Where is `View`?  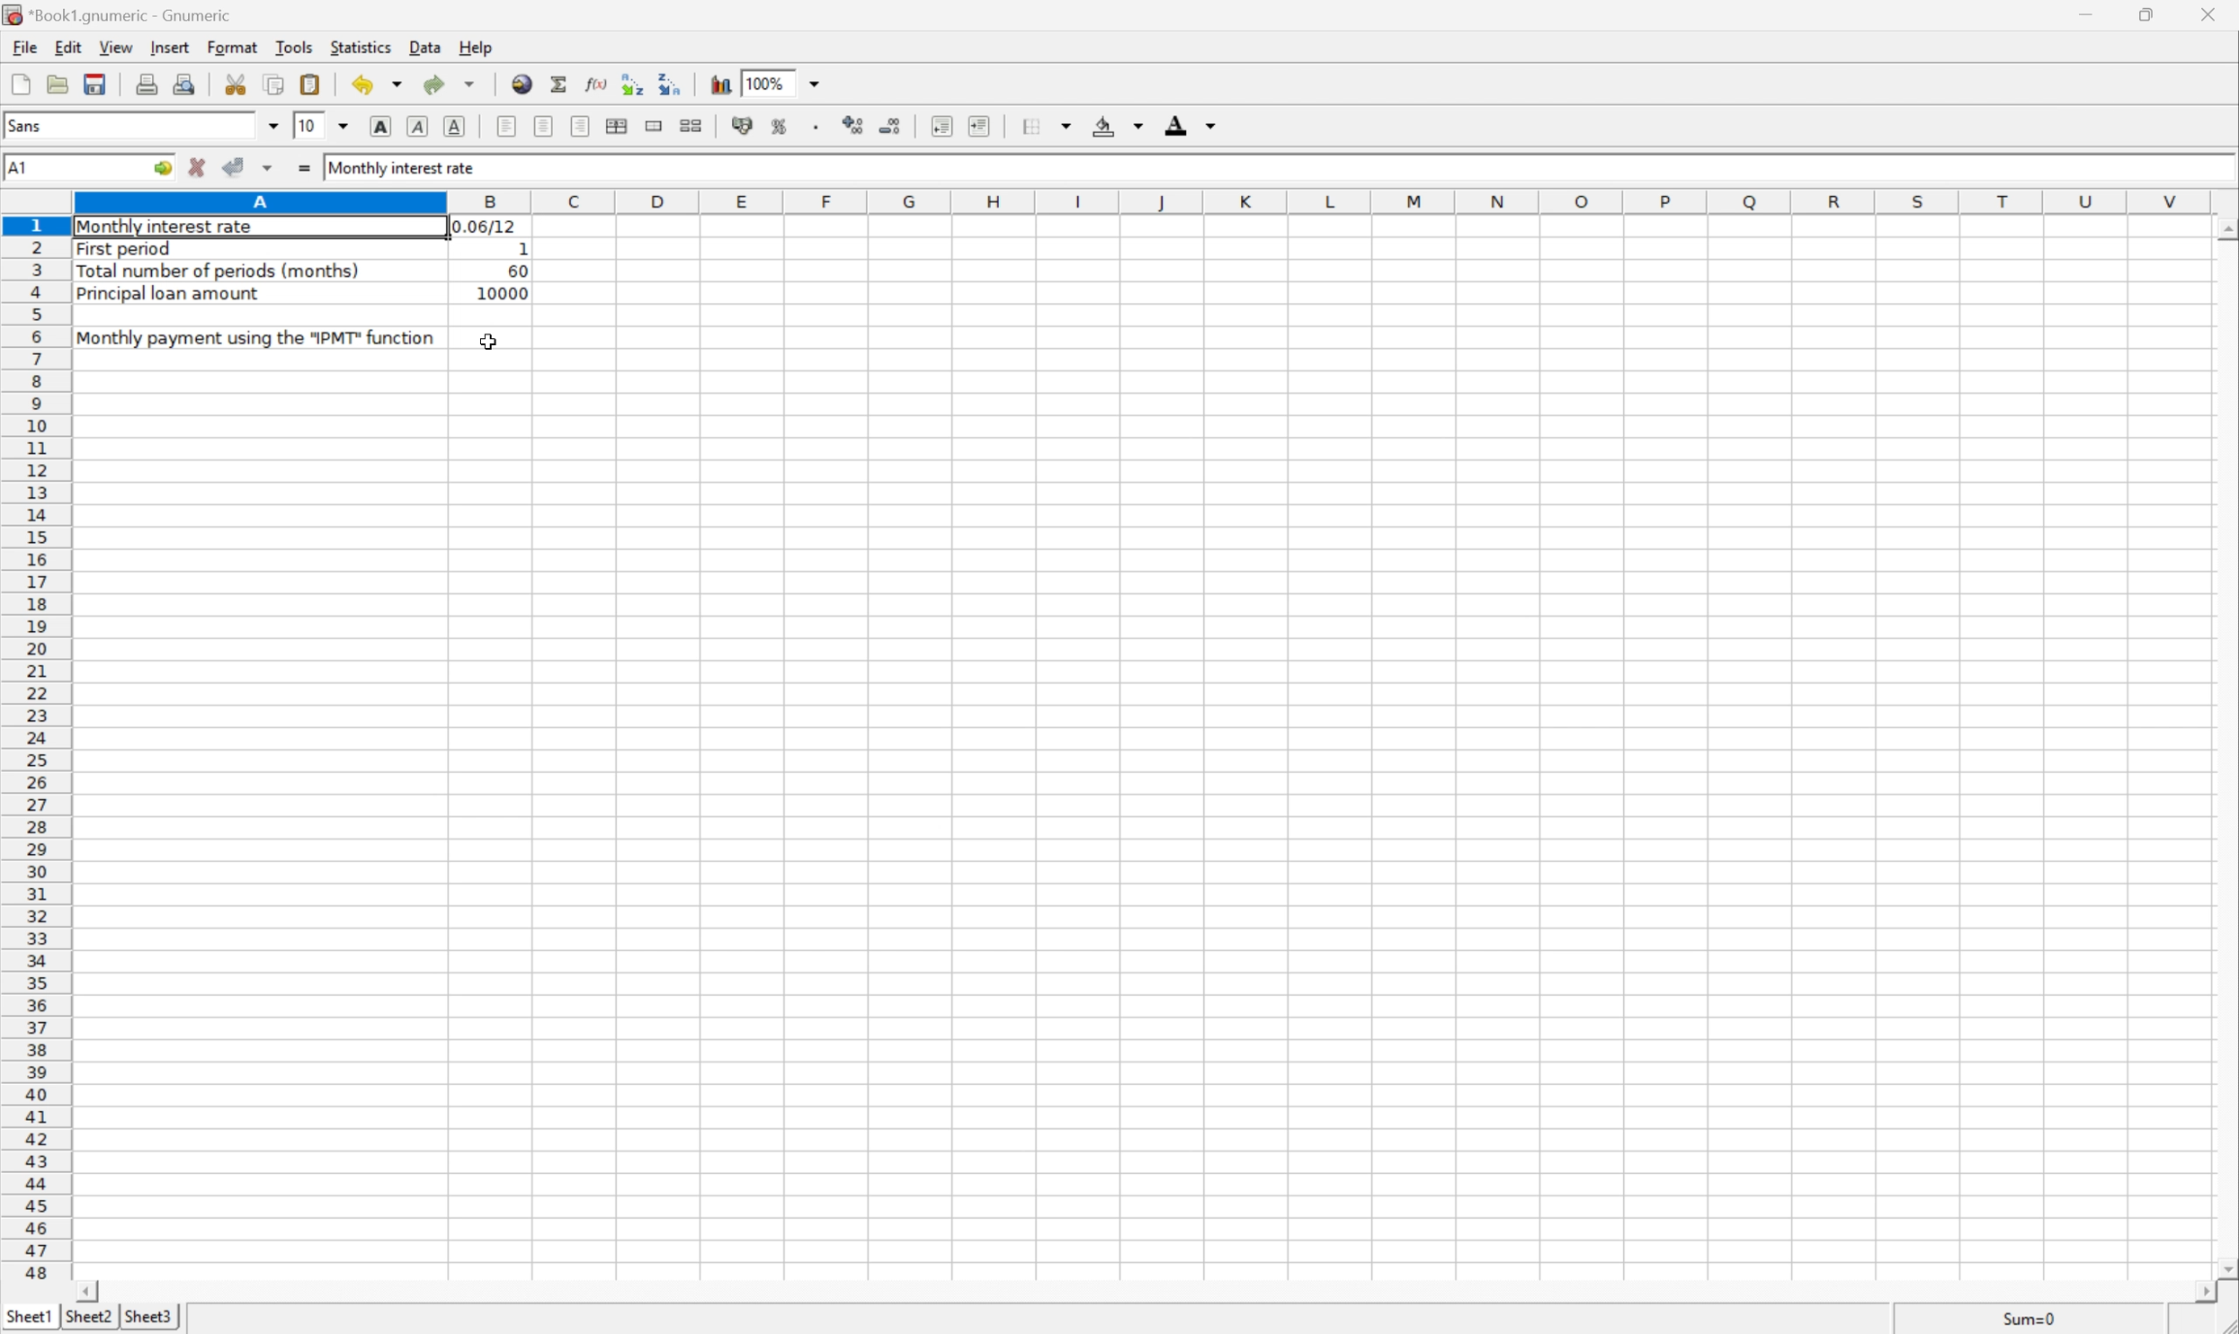 View is located at coordinates (113, 47).